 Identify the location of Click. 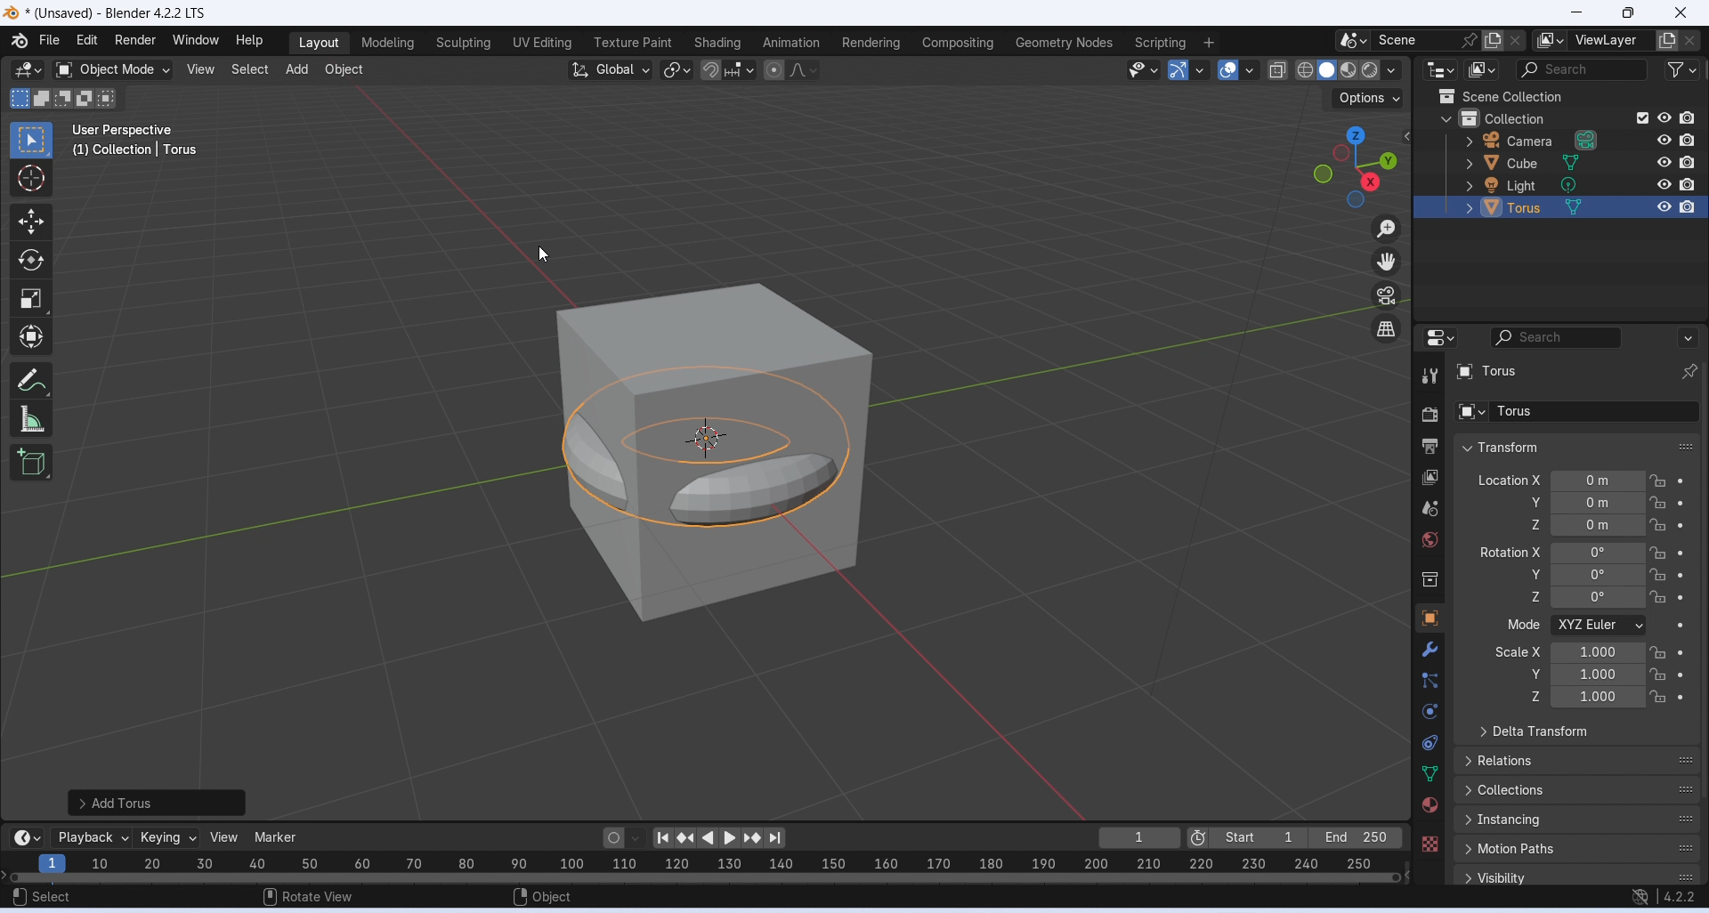
(1357, 166).